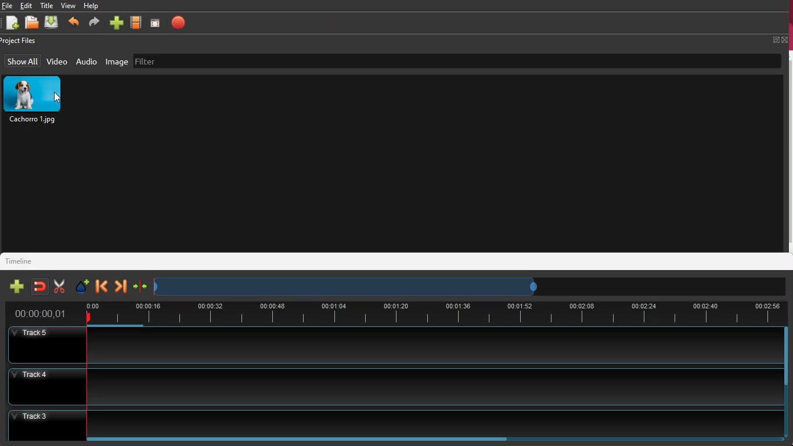  Describe the element at coordinates (32, 23) in the screenshot. I see `open files` at that location.